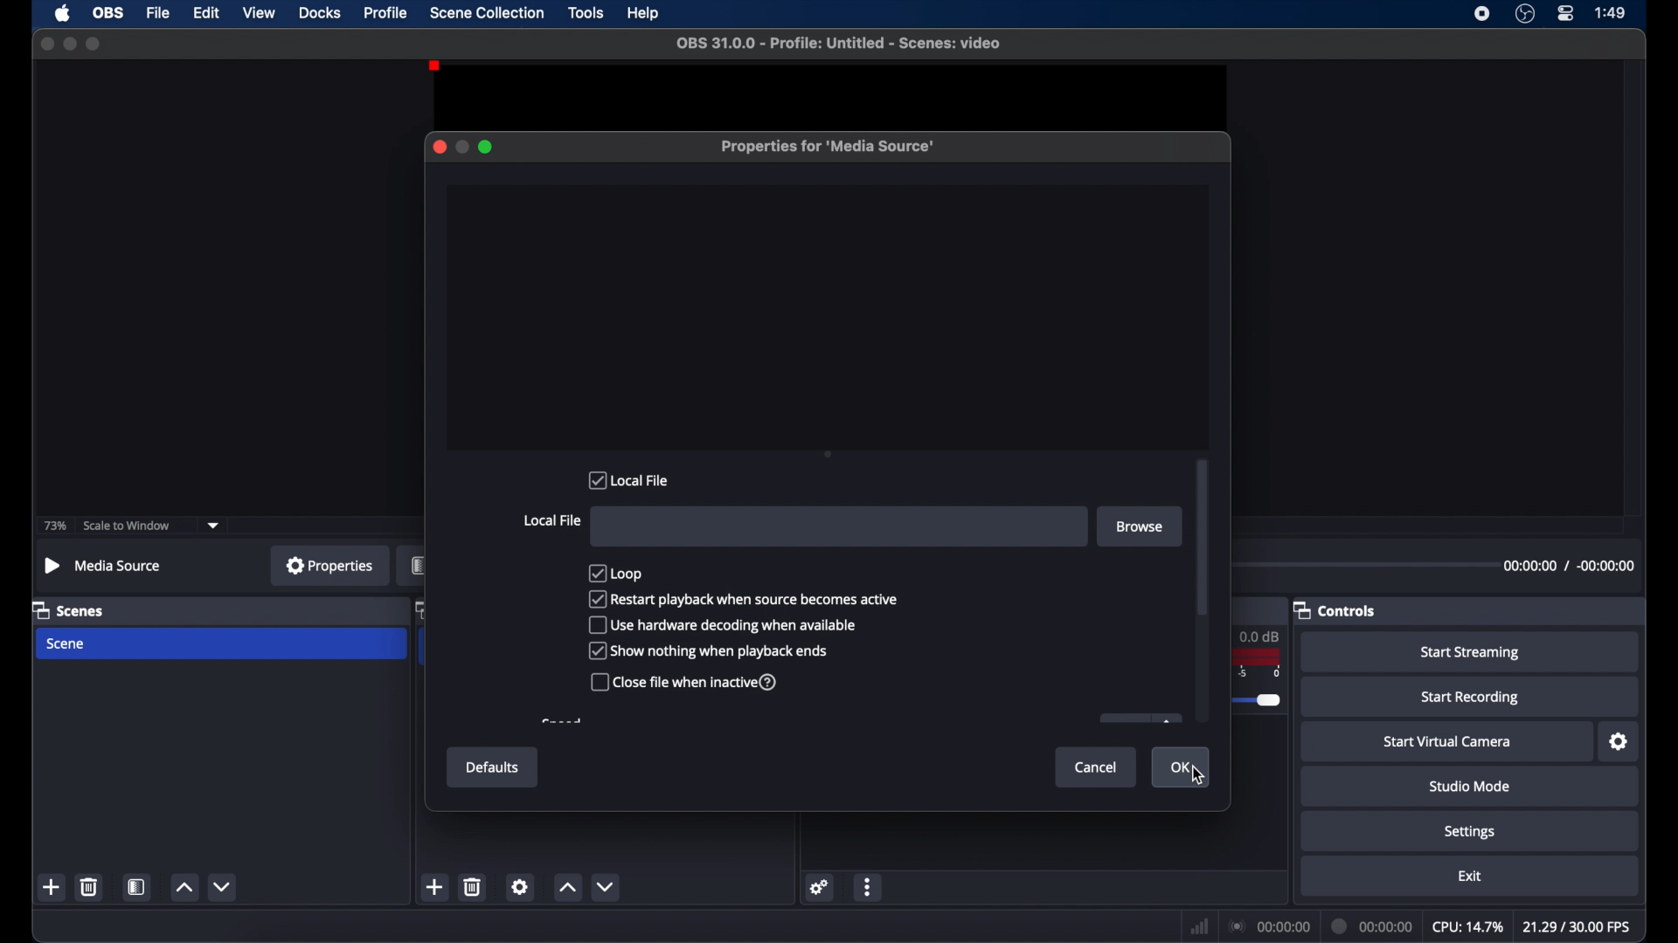 The height and width of the screenshot is (943, 1678). Describe the element at coordinates (686, 682) in the screenshot. I see `checkbox` at that location.